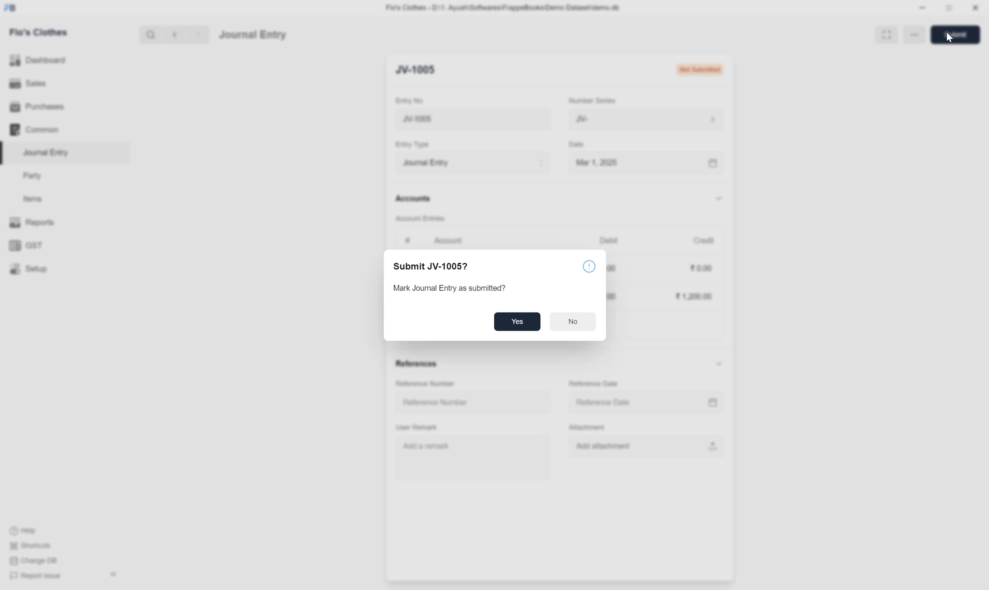 Image resolution: width=989 pixels, height=590 pixels. I want to click on enlarge, so click(886, 34).